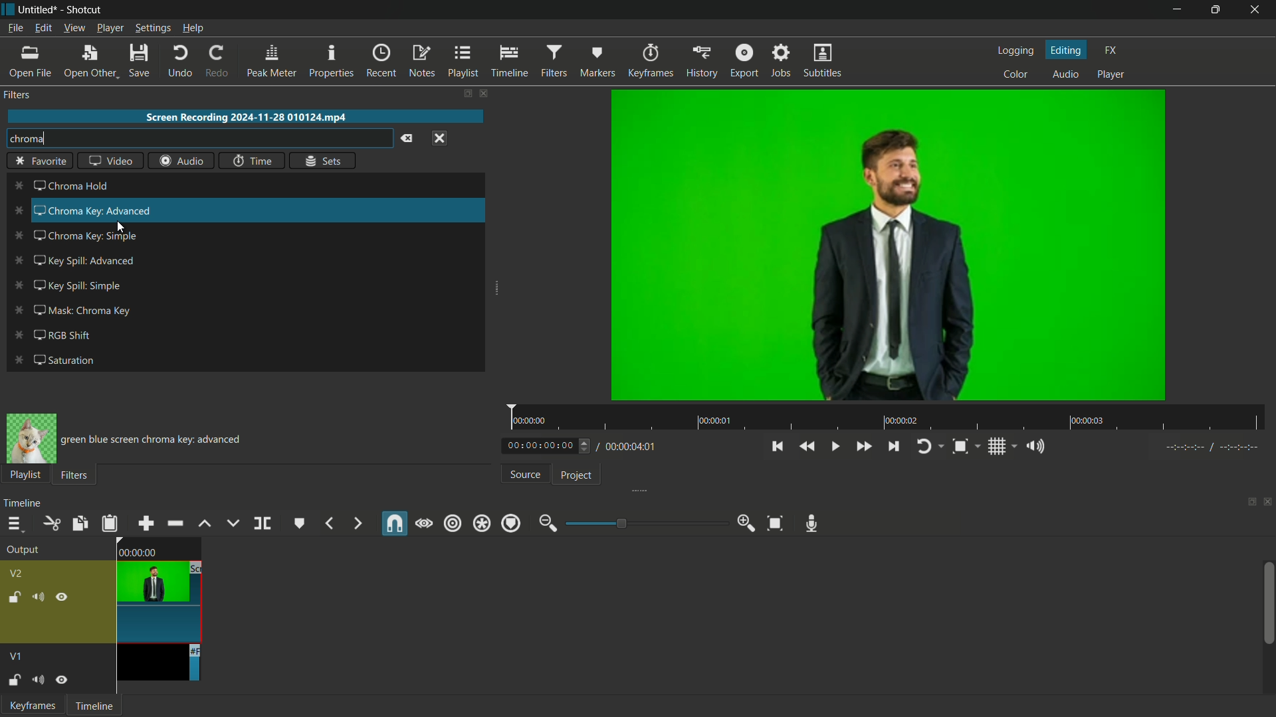  Describe the element at coordinates (649, 61) in the screenshot. I see `keyframes` at that location.